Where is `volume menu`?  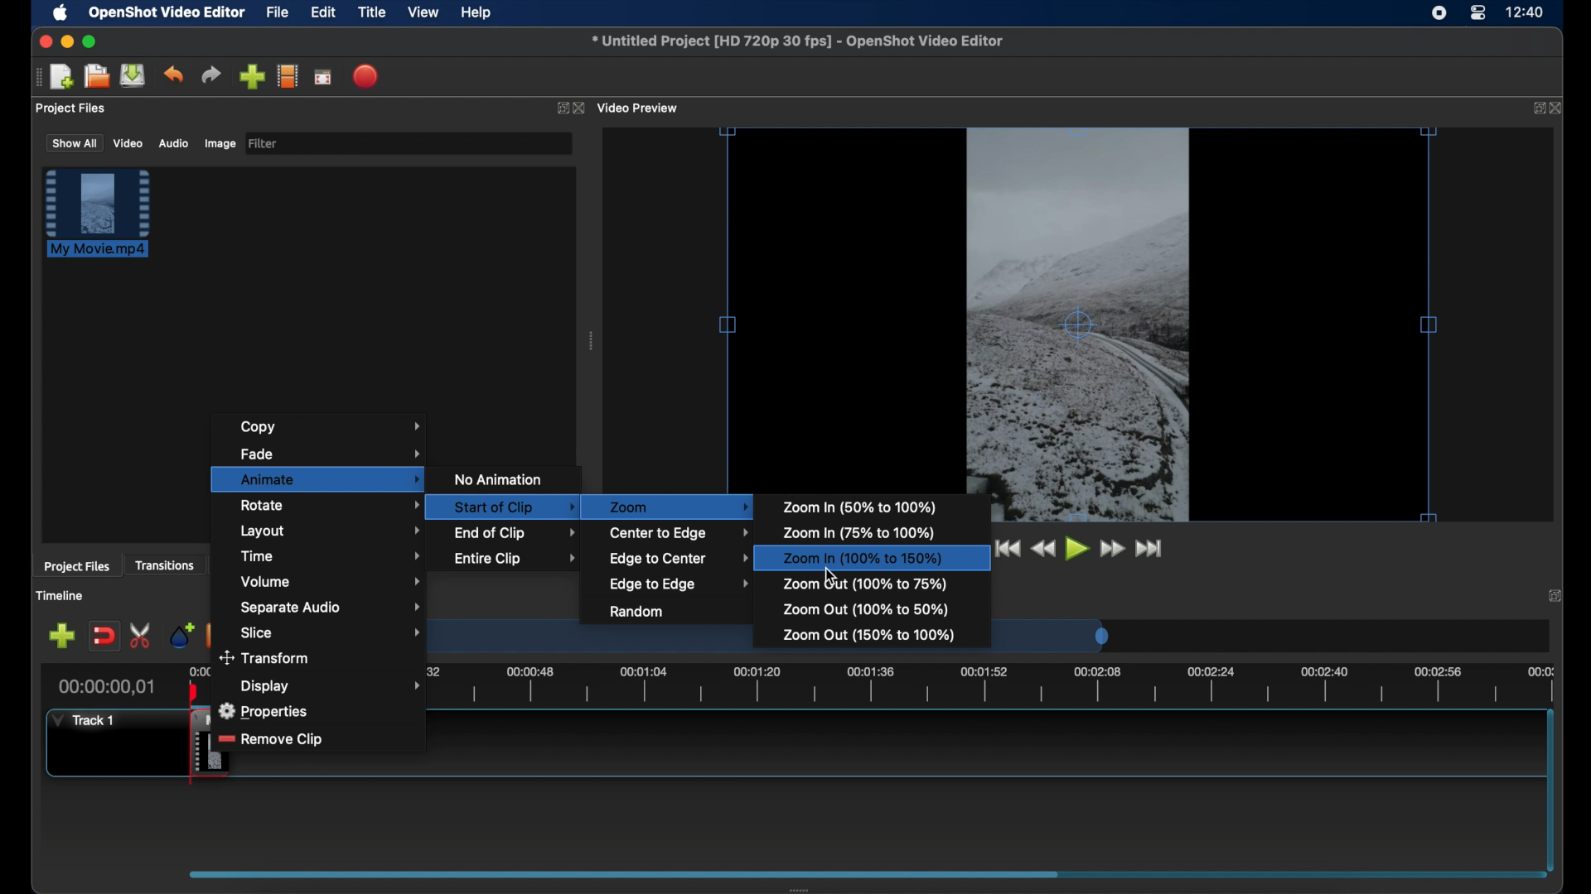 volume menu is located at coordinates (332, 581).